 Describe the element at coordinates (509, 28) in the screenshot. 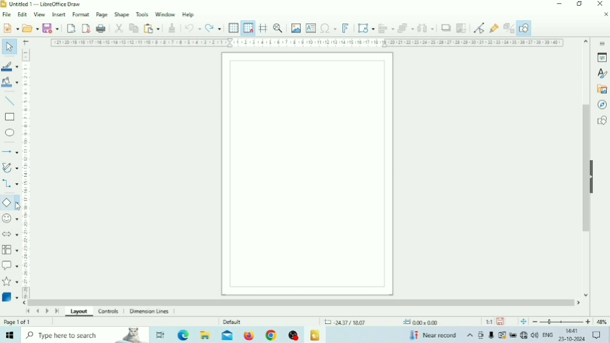

I see `Toggle Extrusion` at that location.